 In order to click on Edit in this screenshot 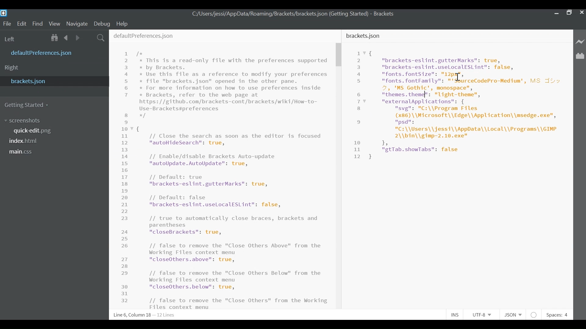, I will do `click(23, 24)`.